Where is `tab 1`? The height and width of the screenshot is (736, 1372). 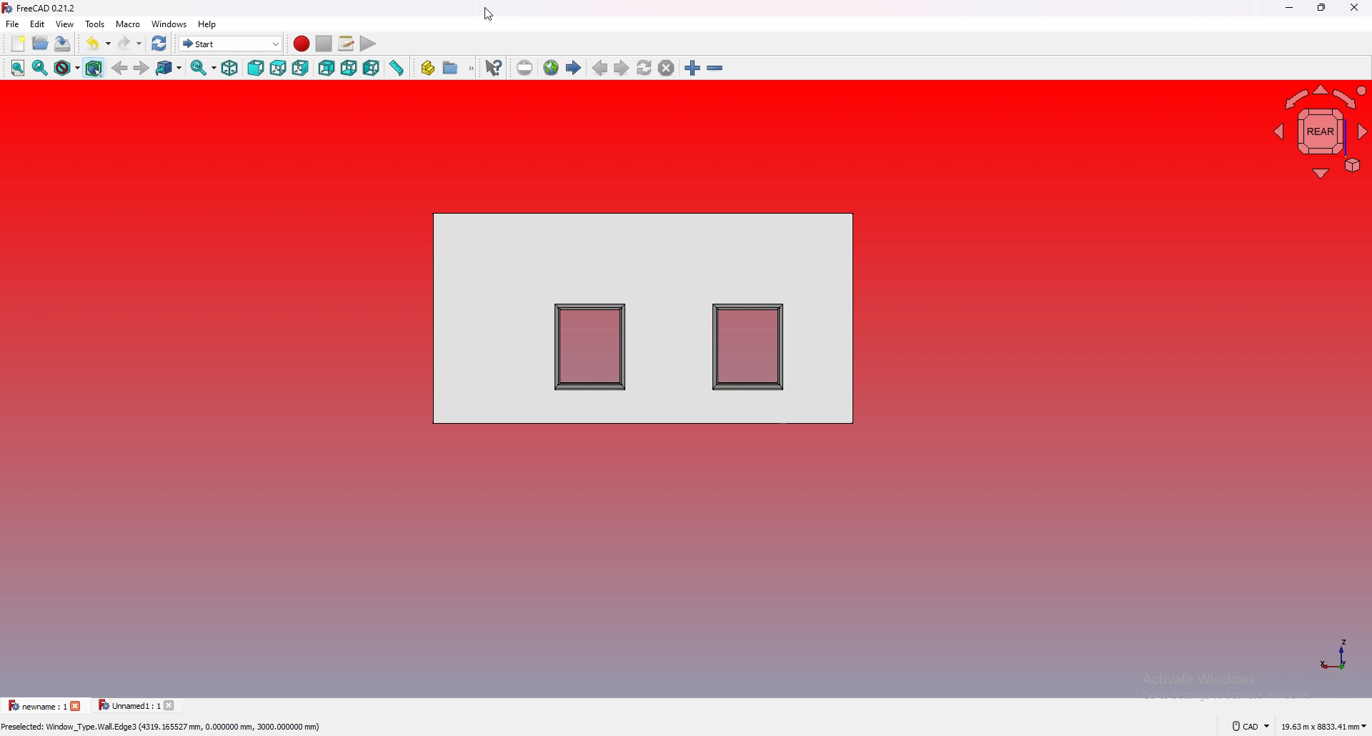
tab 1 is located at coordinates (43, 705).